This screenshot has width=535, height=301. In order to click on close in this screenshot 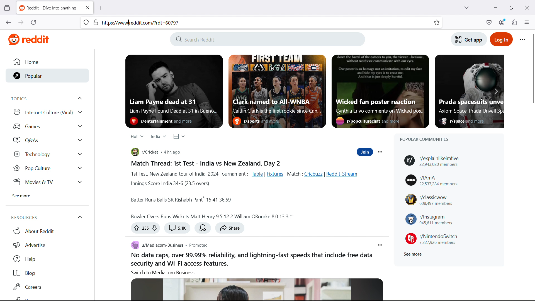, I will do `click(526, 7)`.